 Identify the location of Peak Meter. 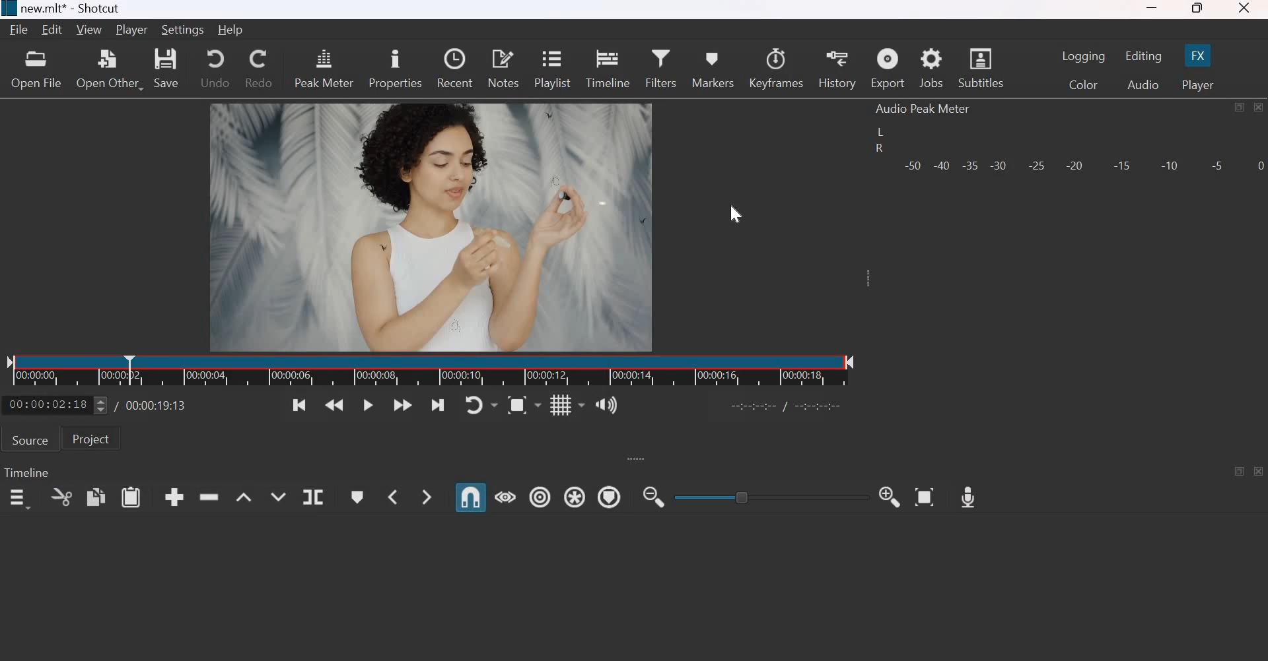
(324, 67).